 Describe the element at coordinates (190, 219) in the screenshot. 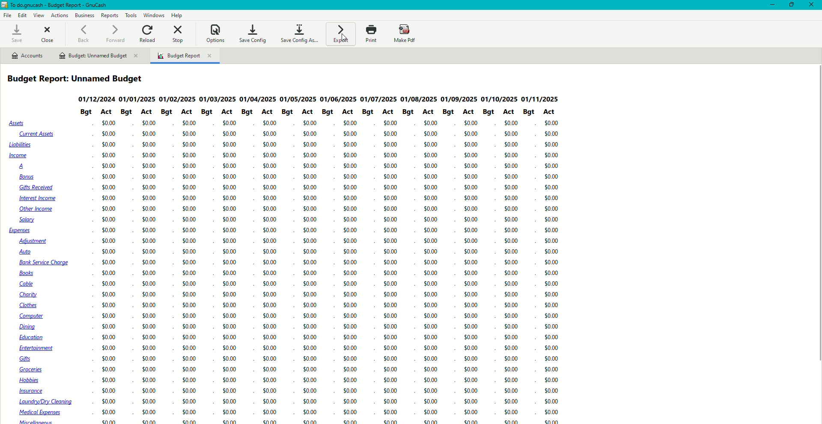

I see `$0.00` at that location.